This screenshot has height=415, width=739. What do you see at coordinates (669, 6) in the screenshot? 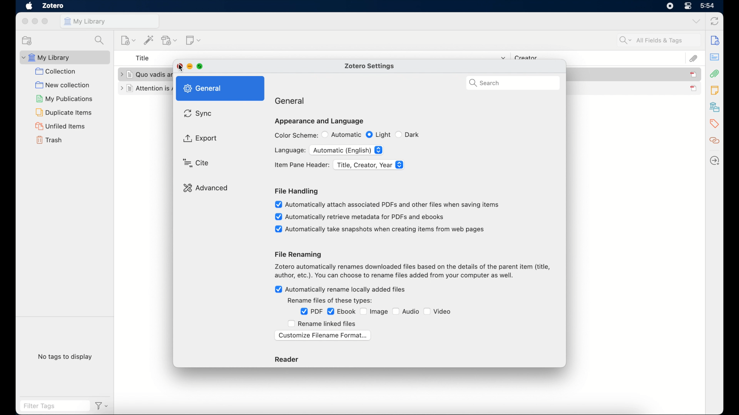
I see `control center` at bounding box center [669, 6].